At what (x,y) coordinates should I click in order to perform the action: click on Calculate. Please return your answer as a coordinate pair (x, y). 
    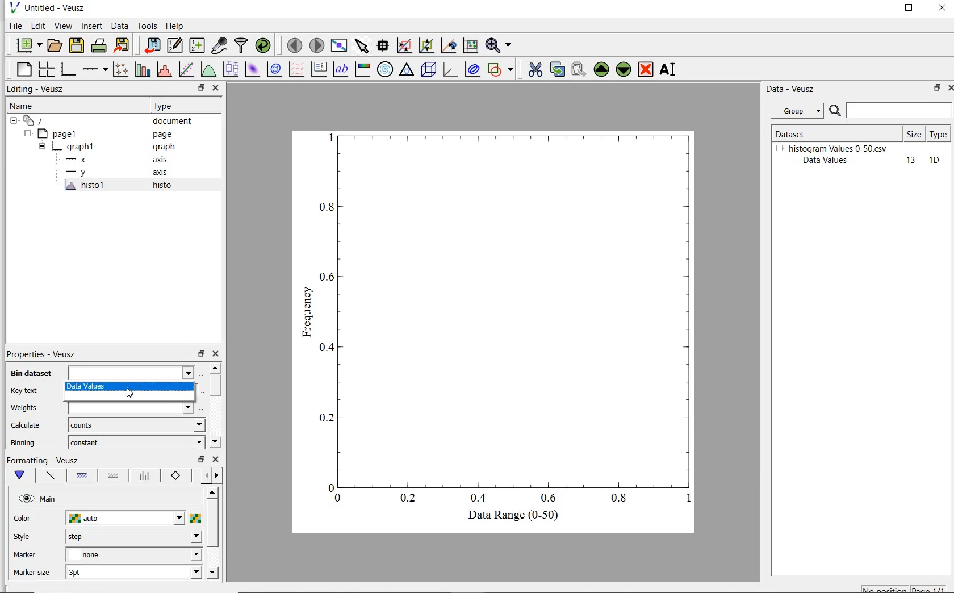
    Looking at the image, I should click on (26, 426).